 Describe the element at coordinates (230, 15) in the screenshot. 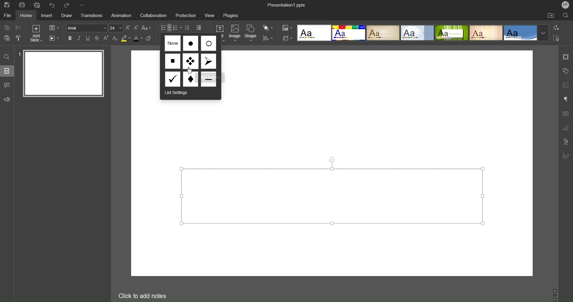

I see `Plugins` at that location.